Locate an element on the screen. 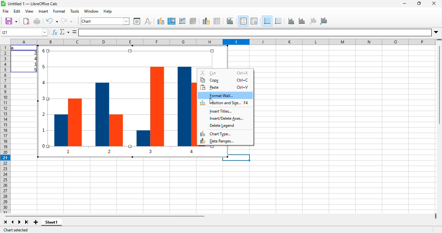  chat type is located at coordinates (225, 134).